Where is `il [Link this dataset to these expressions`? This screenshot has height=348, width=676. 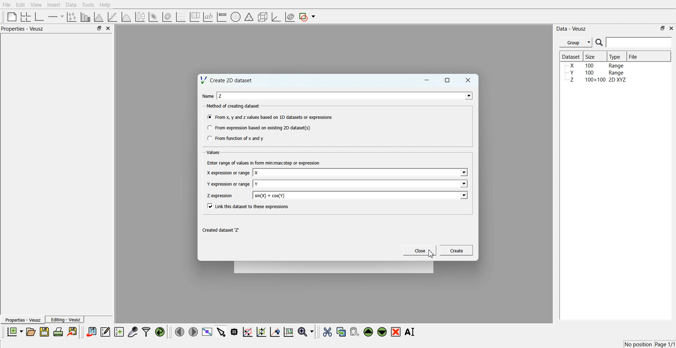
il [Link this dataset to these expressions is located at coordinates (249, 206).